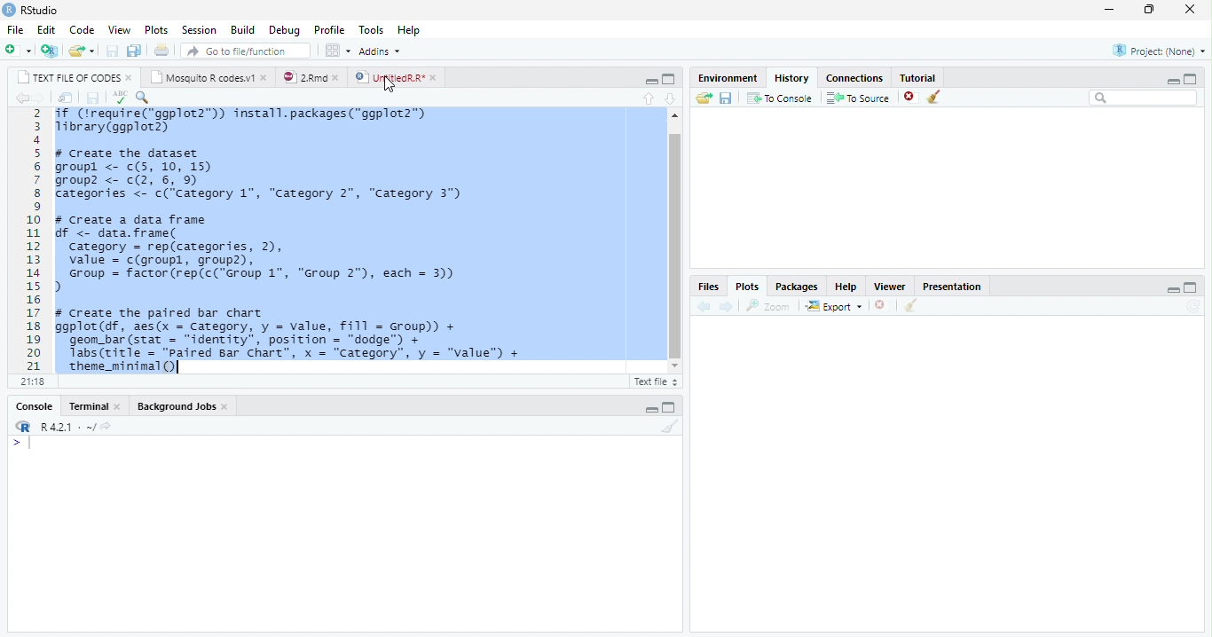 The height and width of the screenshot is (637, 1212). I want to click on maximize, so click(673, 80).